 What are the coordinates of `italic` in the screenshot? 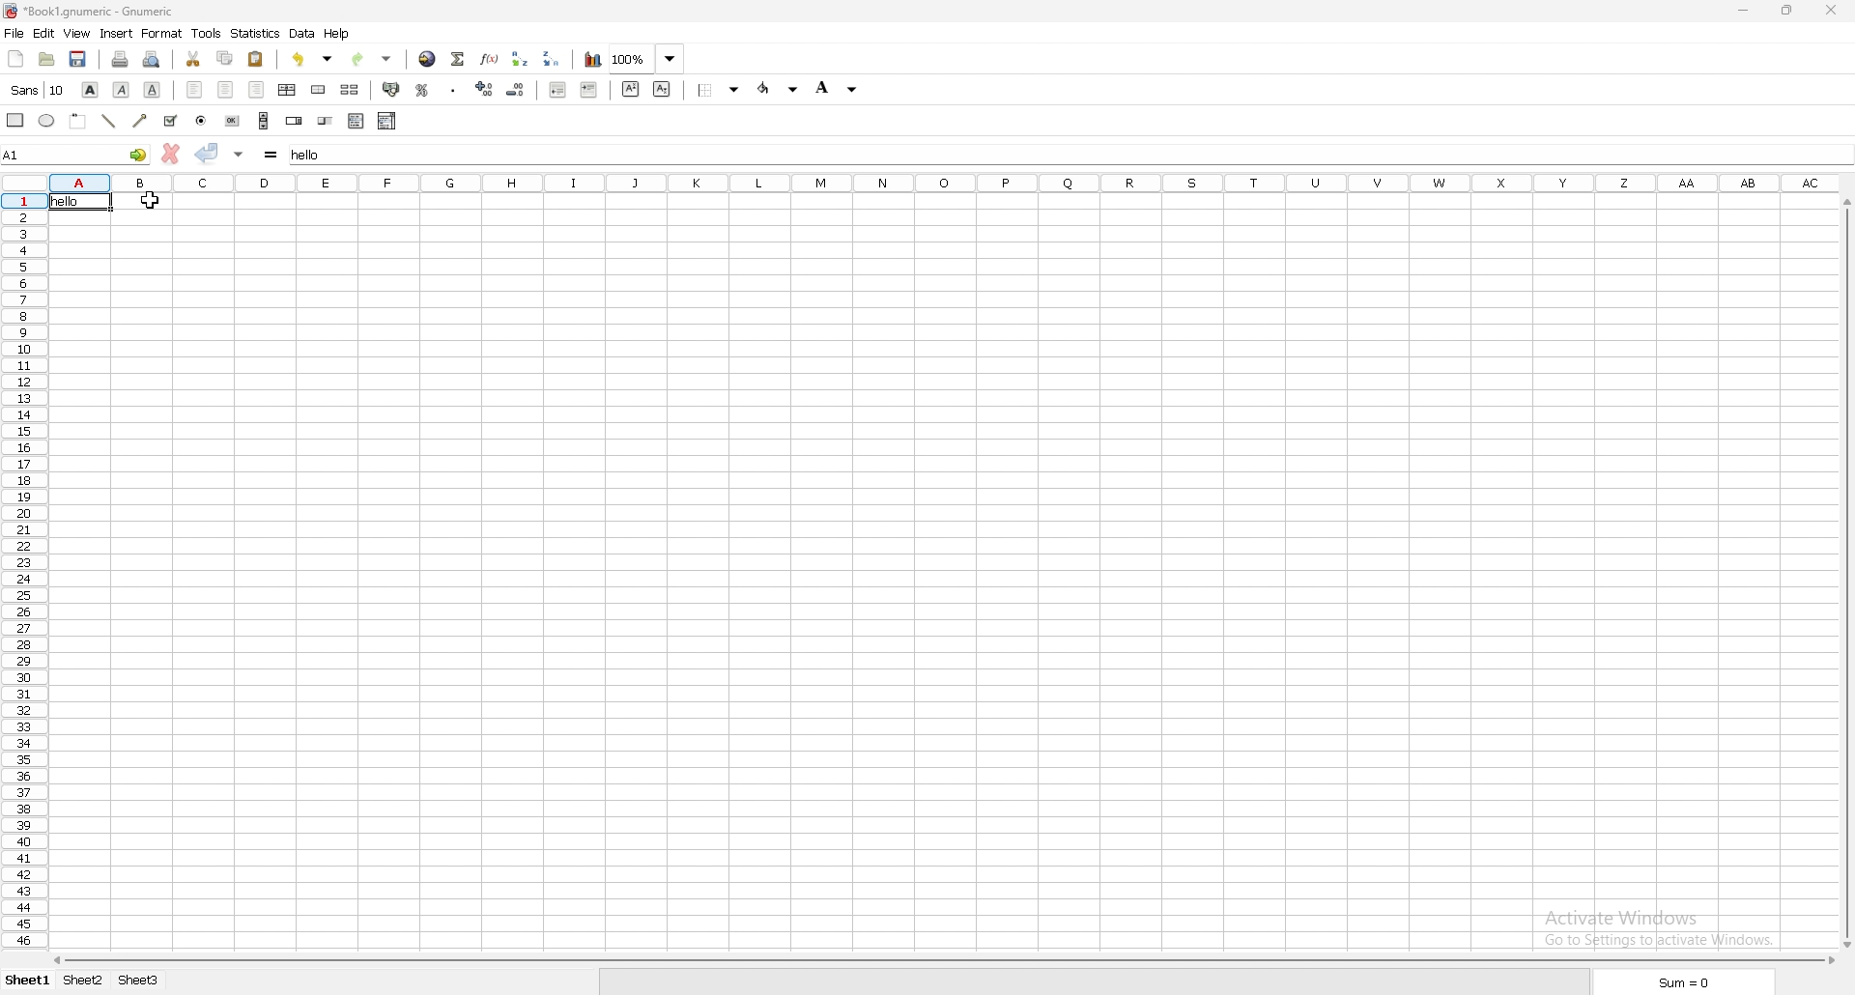 It's located at (122, 91).